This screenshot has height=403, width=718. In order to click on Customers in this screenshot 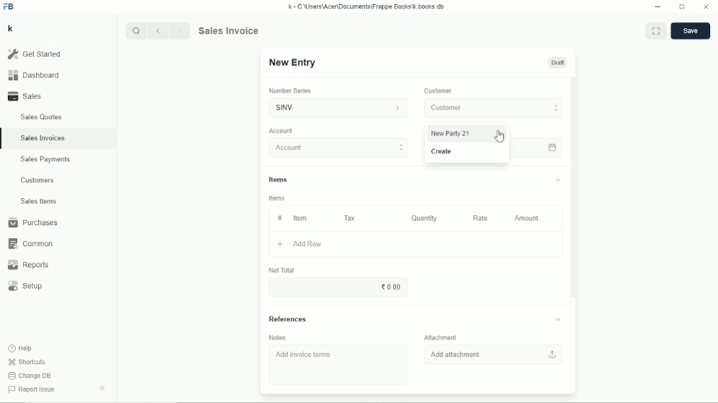, I will do `click(38, 180)`.